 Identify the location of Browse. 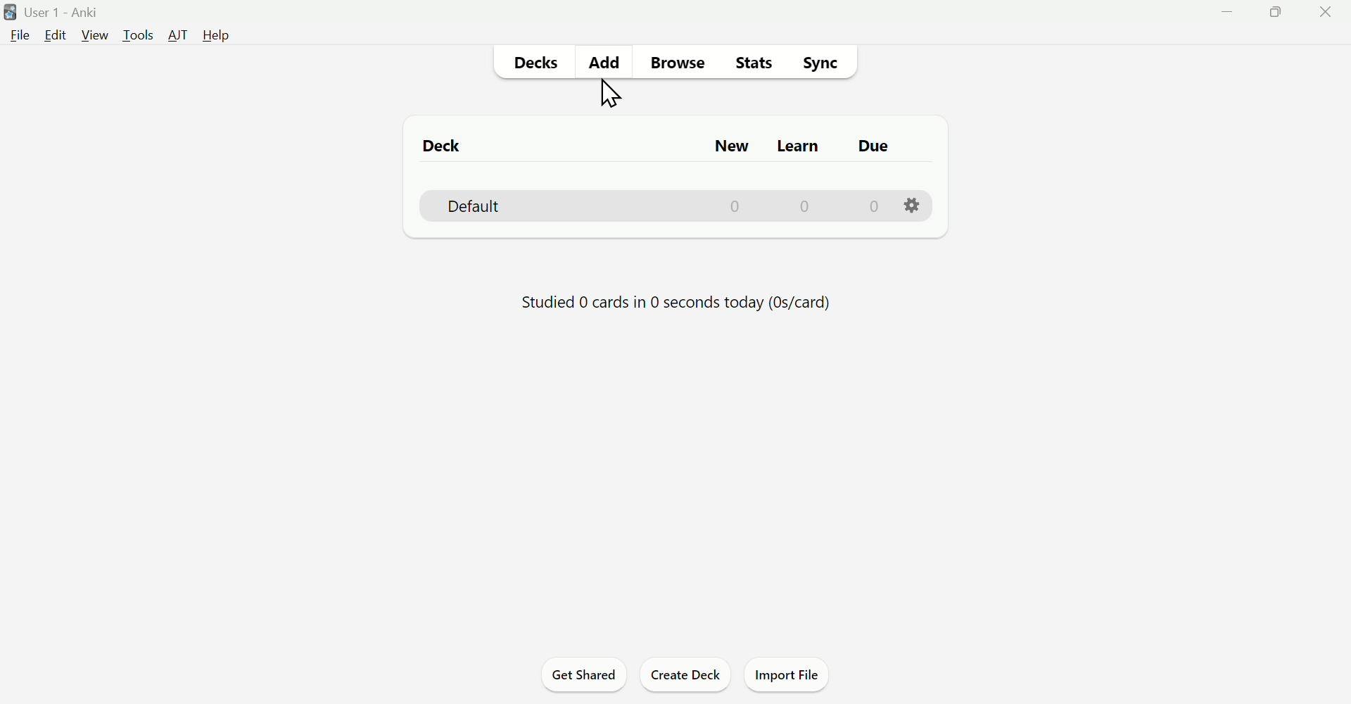
(676, 63).